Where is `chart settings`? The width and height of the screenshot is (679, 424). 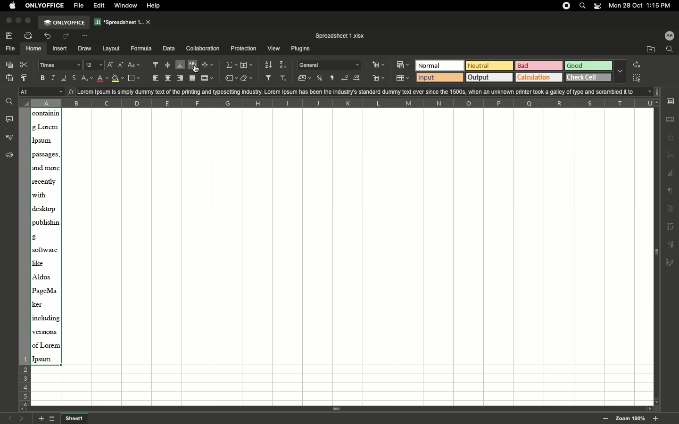
chart settings is located at coordinates (671, 174).